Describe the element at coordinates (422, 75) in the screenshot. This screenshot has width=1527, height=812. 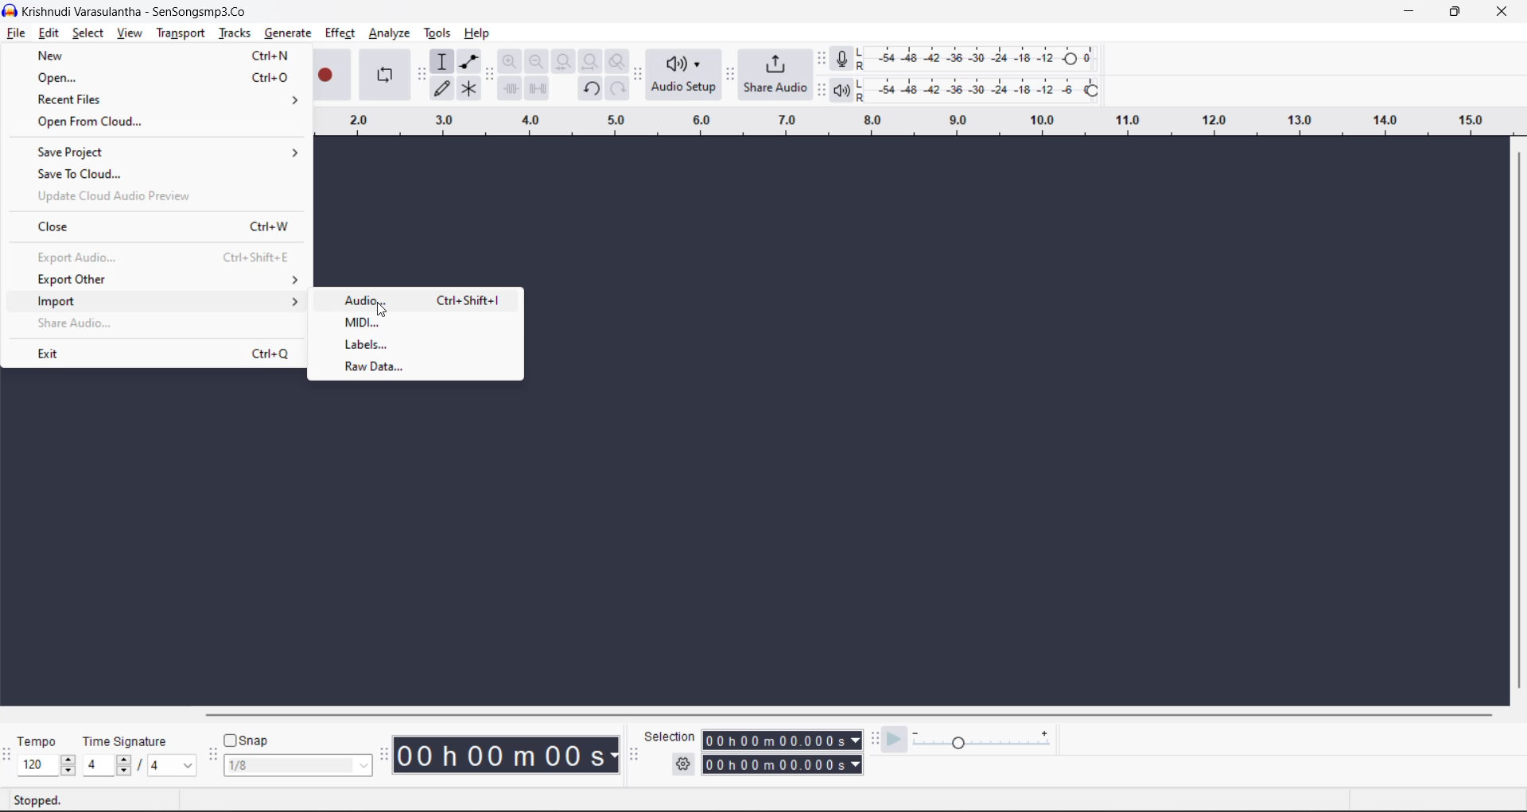
I see `tools toolbar` at that location.